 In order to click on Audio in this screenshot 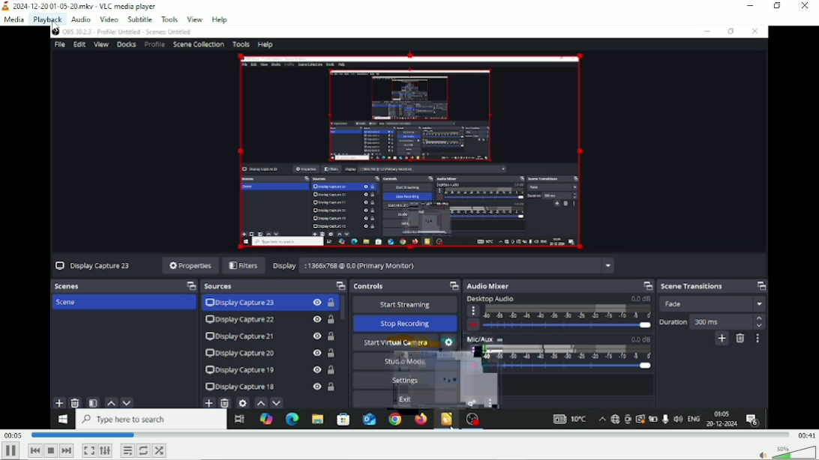, I will do `click(80, 19)`.